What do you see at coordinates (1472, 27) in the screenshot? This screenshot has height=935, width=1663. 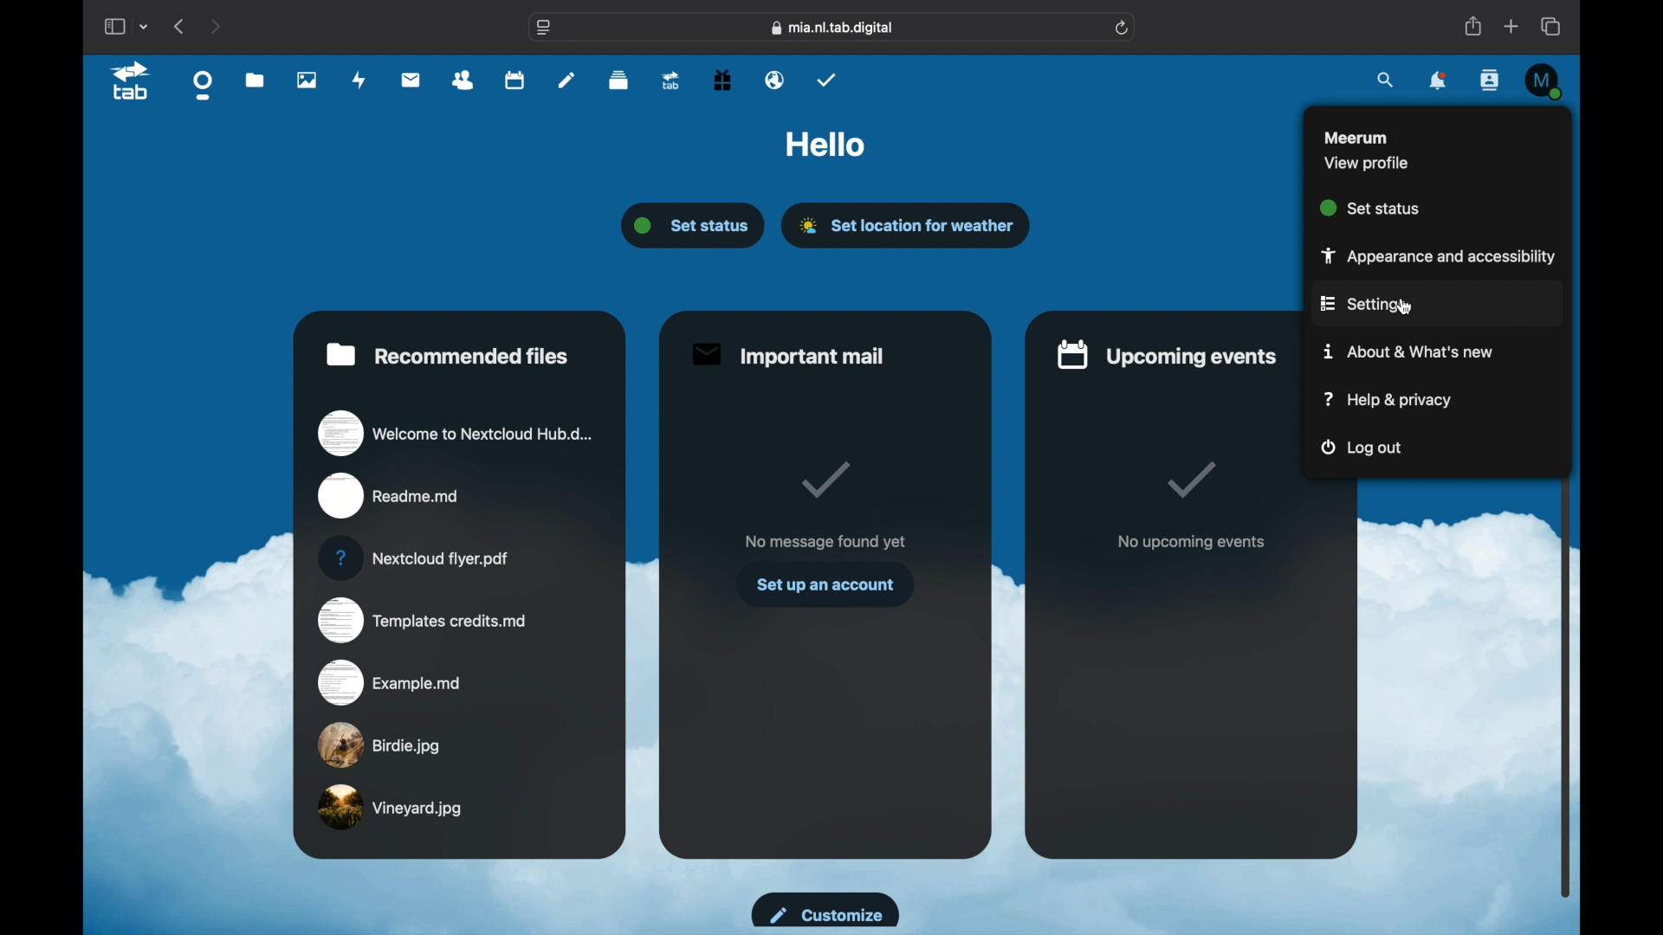 I see `share` at bounding box center [1472, 27].